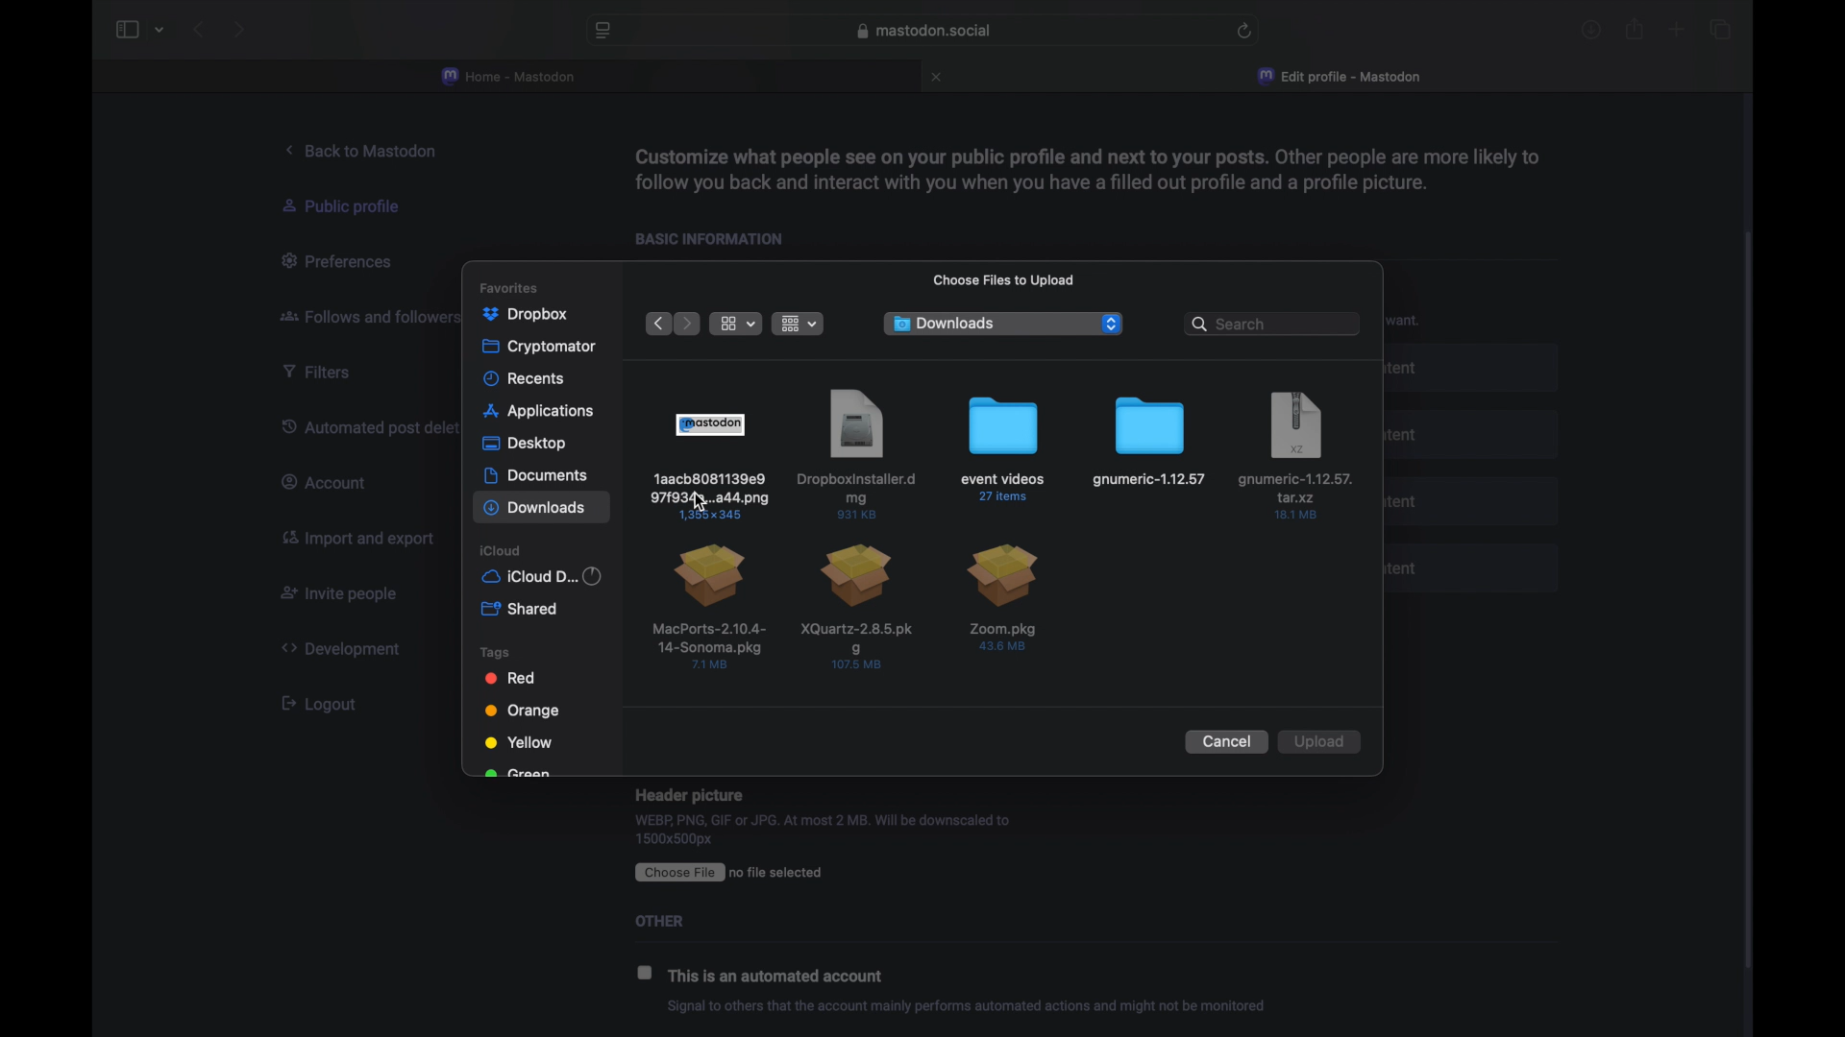 Image resolution: width=1845 pixels, height=1037 pixels. Describe the element at coordinates (341, 262) in the screenshot. I see `preferences` at that location.